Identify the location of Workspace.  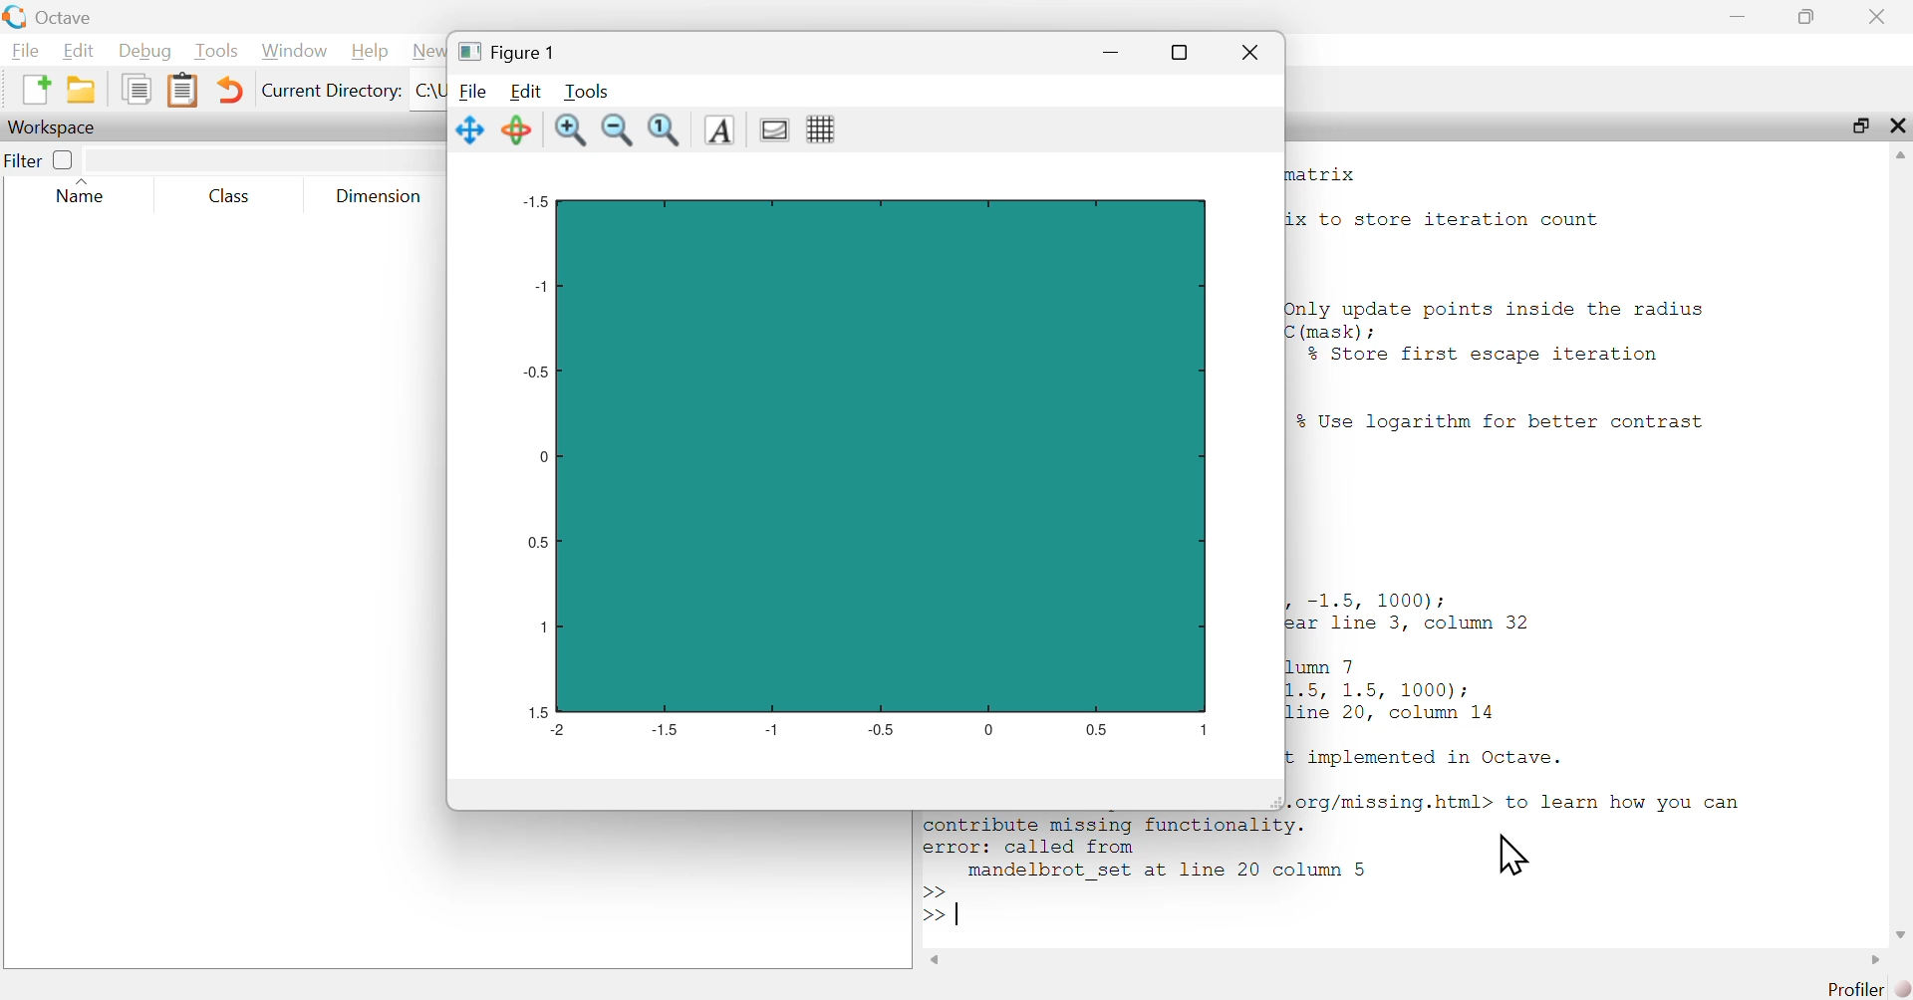
(59, 127).